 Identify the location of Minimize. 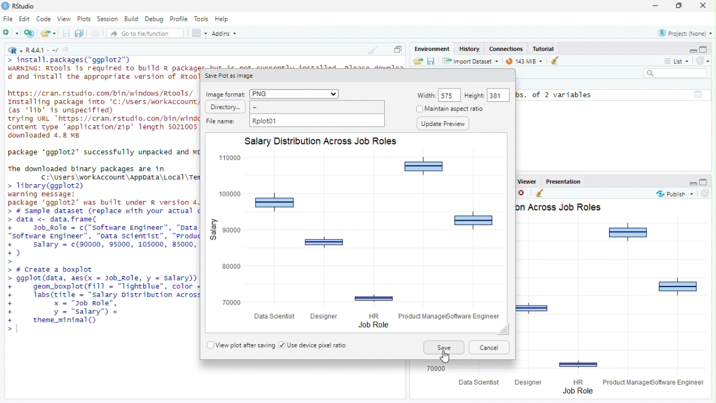
(690, 49).